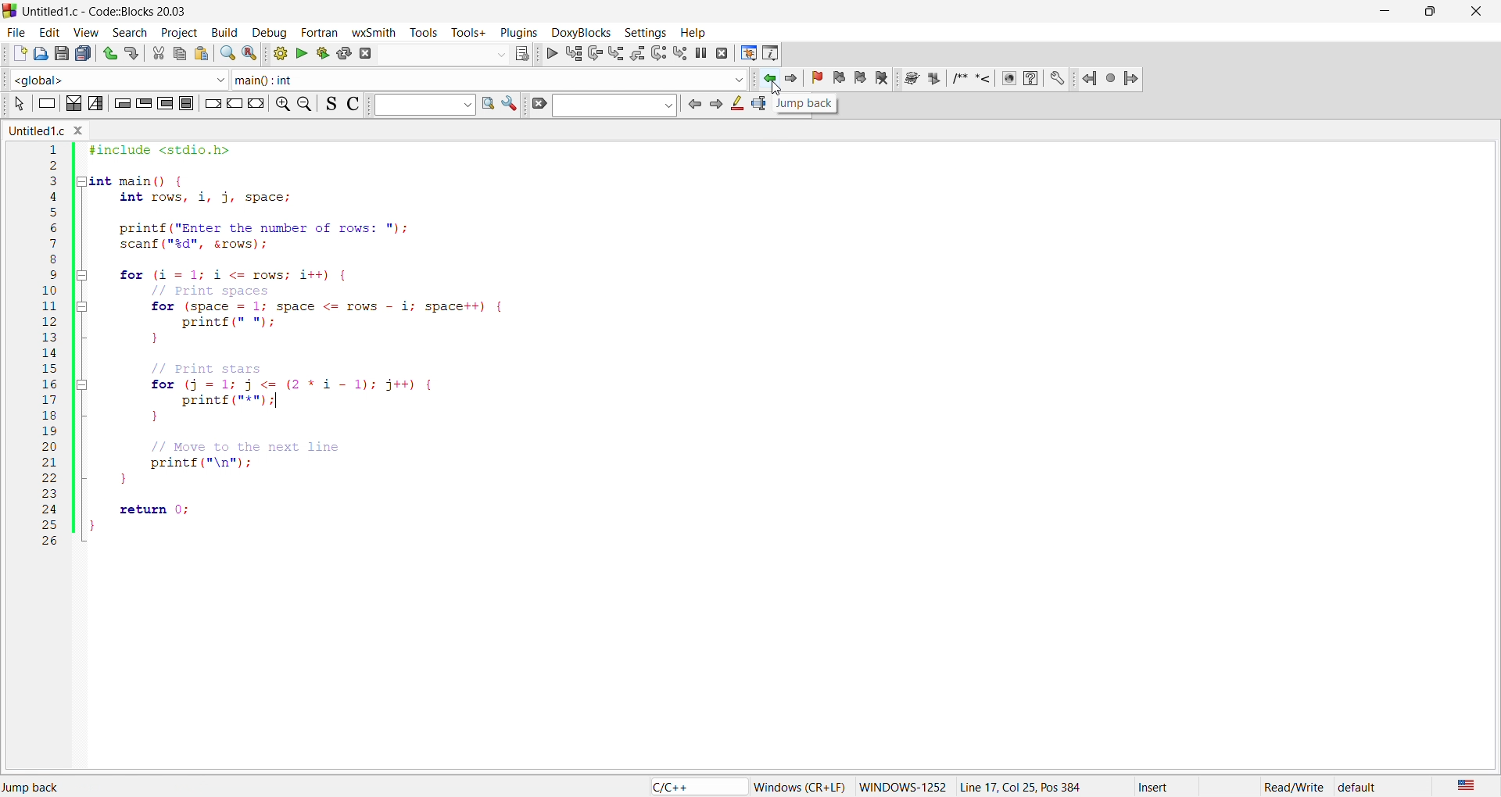 This screenshot has height=797, width=1501. What do you see at coordinates (757, 352) in the screenshot?
I see `code editor - #include <stdio.h> int main() { int rows, i, j, space; printf("Enter the number of rows: "); scanf("%d", &rows); for (i=1; i <= rows; i++) { // Print spaces for (space 1; space <= rows i; space++) { printf(" "); } // Print stars for (j = 1; j <= (2*11); j++) { printf("*"); } // Move to the next line printf("\n"); return 0` at bounding box center [757, 352].